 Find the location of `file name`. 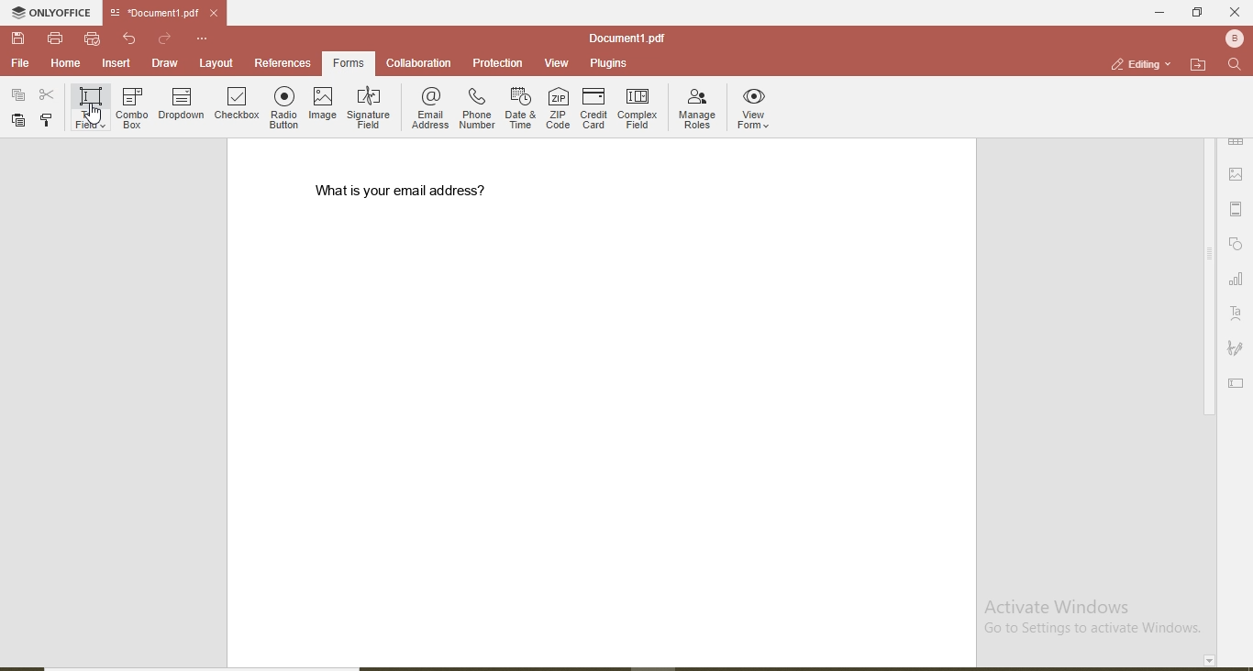

file name is located at coordinates (626, 38).